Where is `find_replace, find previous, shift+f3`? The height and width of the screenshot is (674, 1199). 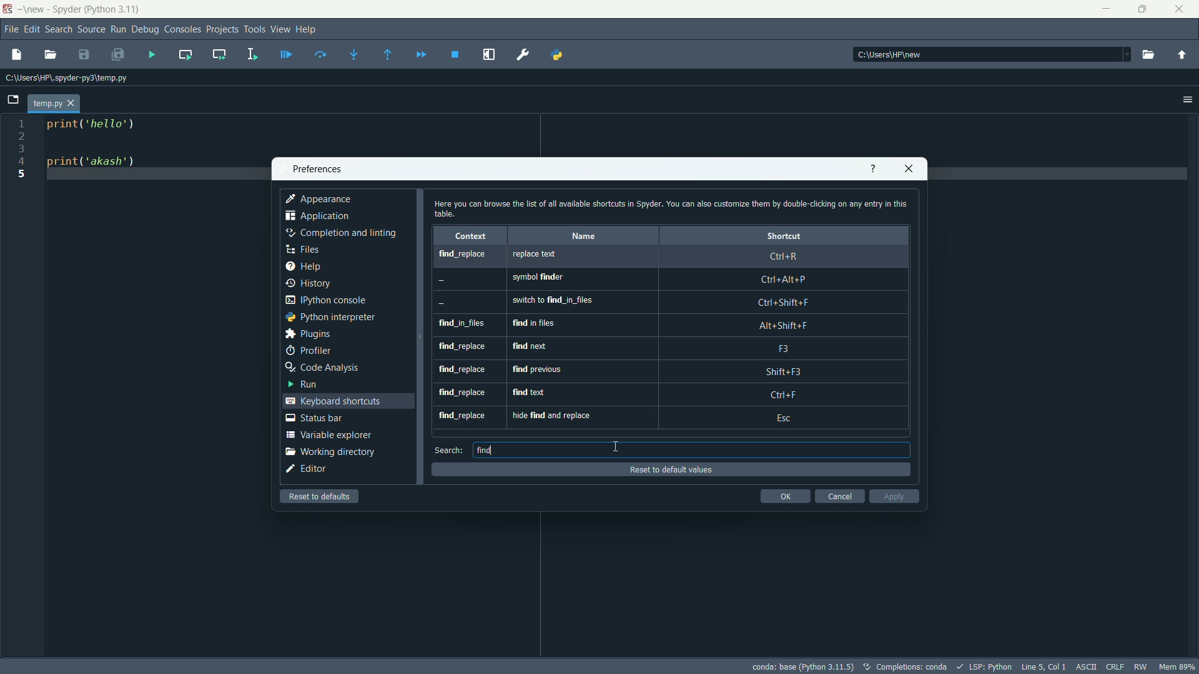
find_replace, find previous, shift+f3 is located at coordinates (661, 373).